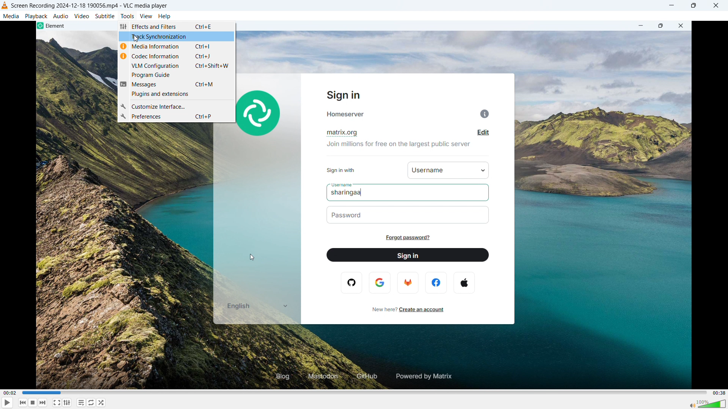 Image resolution: width=728 pixels, height=409 pixels. What do you see at coordinates (5, 6) in the screenshot?
I see `vlc media player logo` at bounding box center [5, 6].